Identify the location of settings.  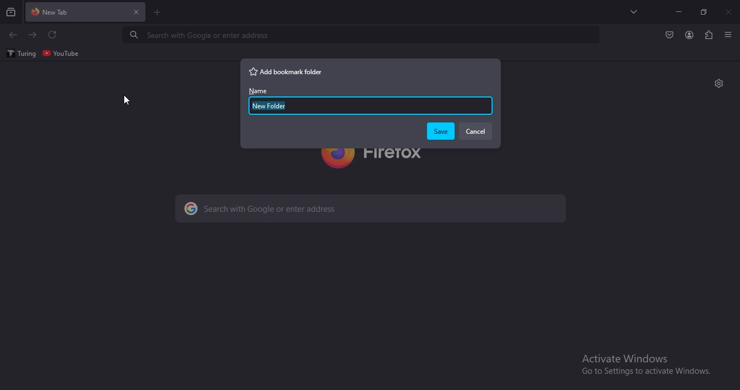
(719, 82).